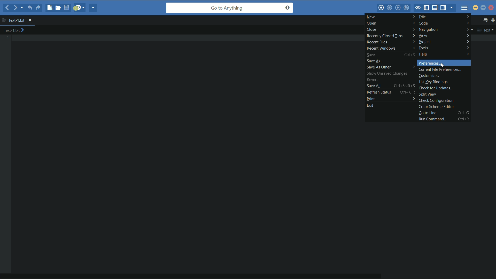 Image resolution: width=496 pixels, height=279 pixels. I want to click on minimize, so click(475, 7).